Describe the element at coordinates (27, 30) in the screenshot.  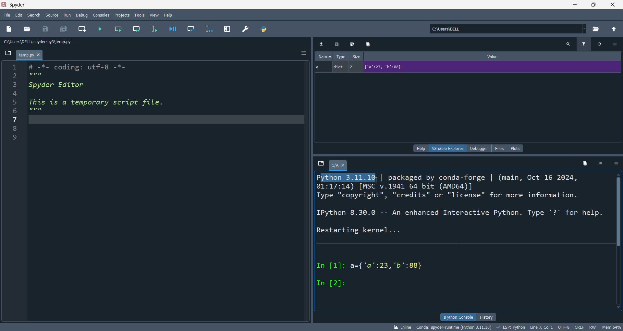
I see `open folder` at that location.